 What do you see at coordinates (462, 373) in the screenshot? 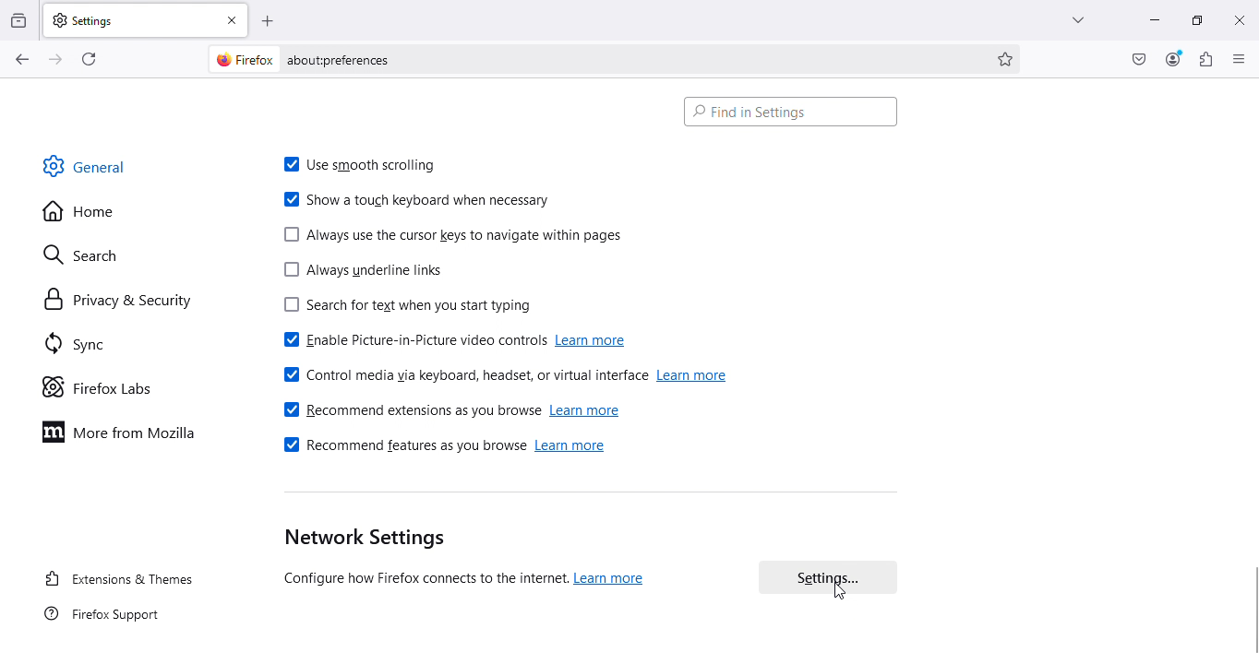
I see `Control media via keyboard, headset or virtual interface` at bounding box center [462, 373].